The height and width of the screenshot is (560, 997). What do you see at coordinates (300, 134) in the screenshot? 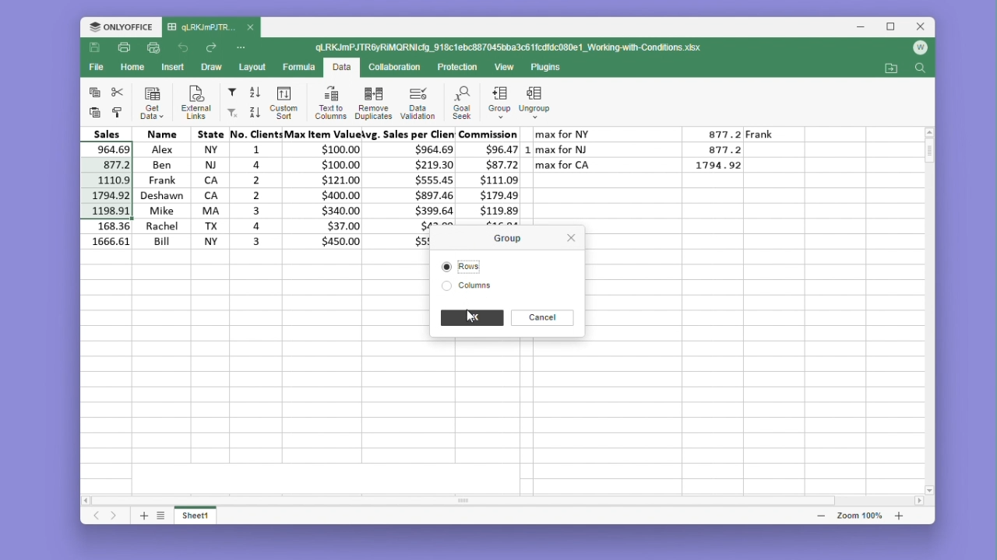
I see `Headers` at bounding box center [300, 134].